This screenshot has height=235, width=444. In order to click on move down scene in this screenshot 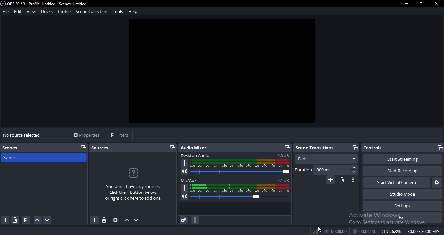, I will do `click(48, 220)`.